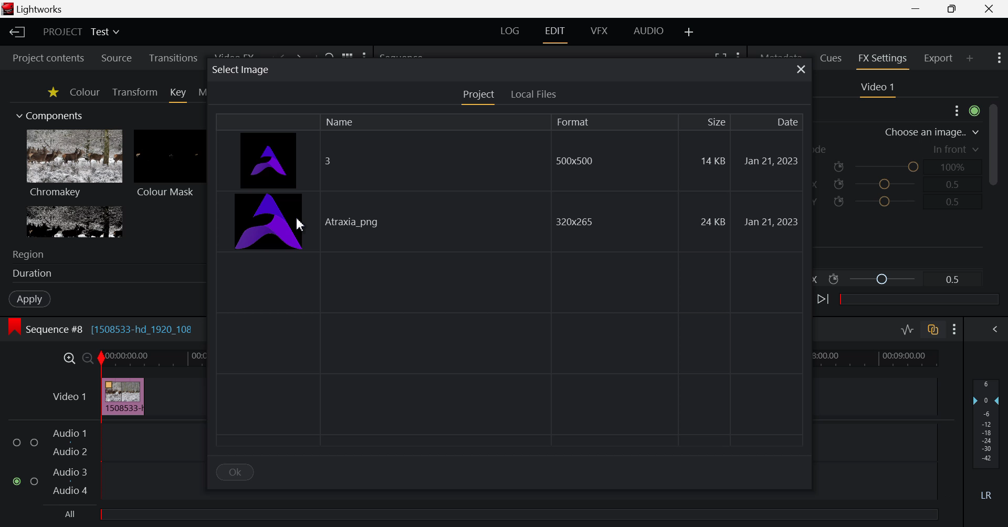  What do you see at coordinates (713, 160) in the screenshot?
I see `14 KB` at bounding box center [713, 160].